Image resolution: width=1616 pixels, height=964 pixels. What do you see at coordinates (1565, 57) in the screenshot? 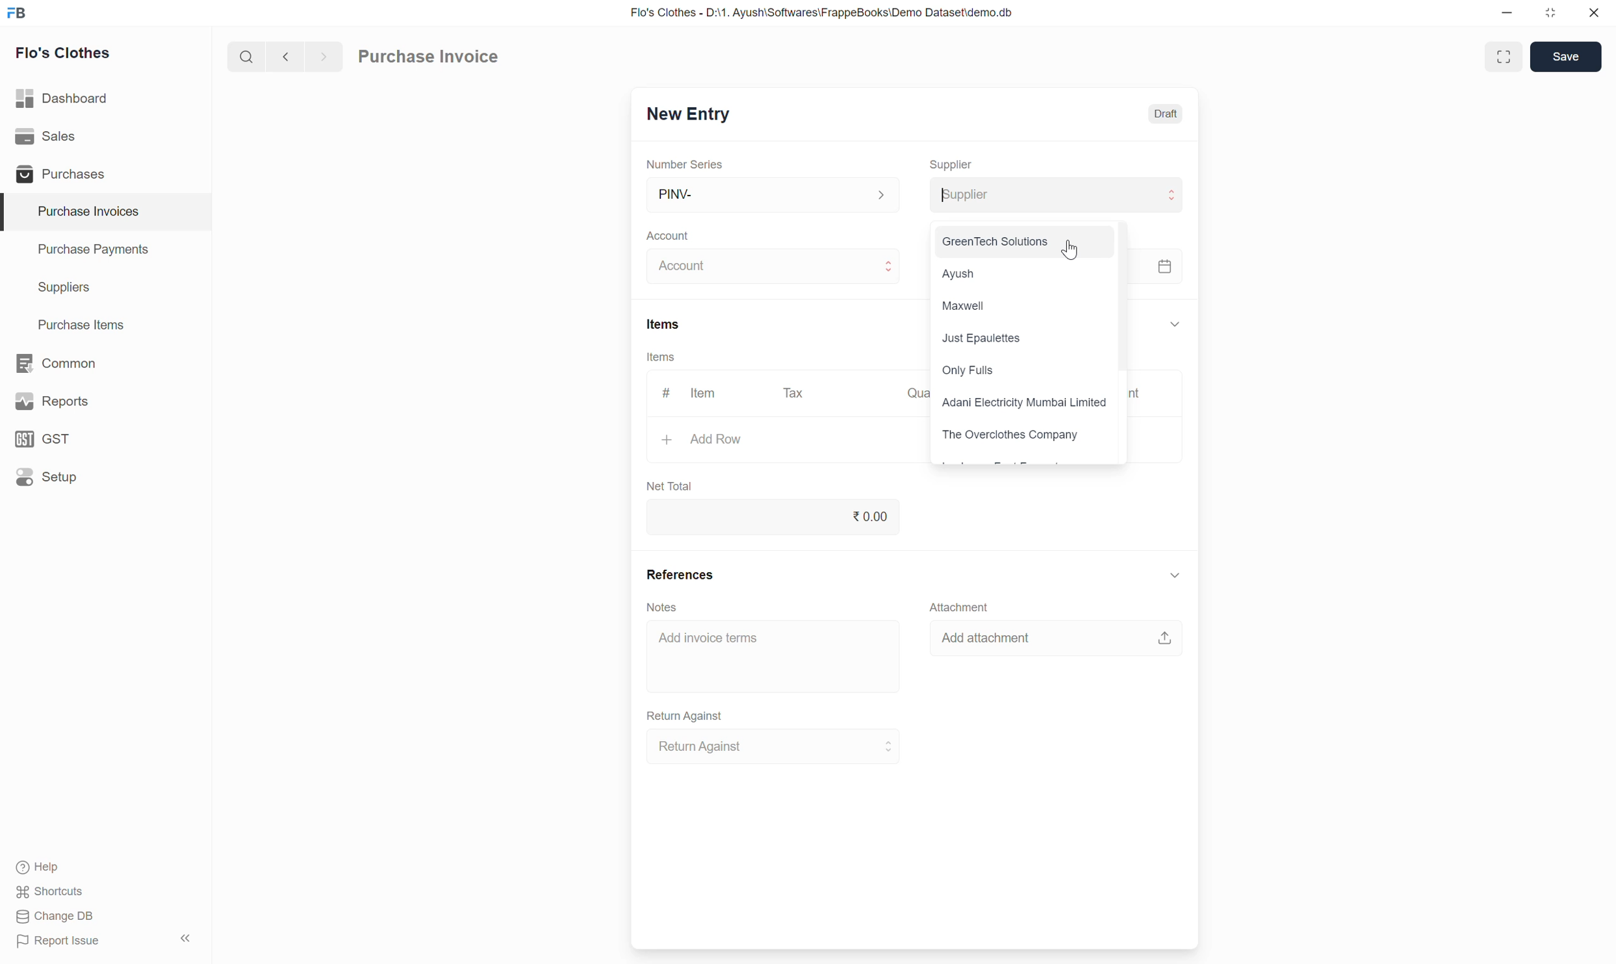
I see `Save` at bounding box center [1565, 57].